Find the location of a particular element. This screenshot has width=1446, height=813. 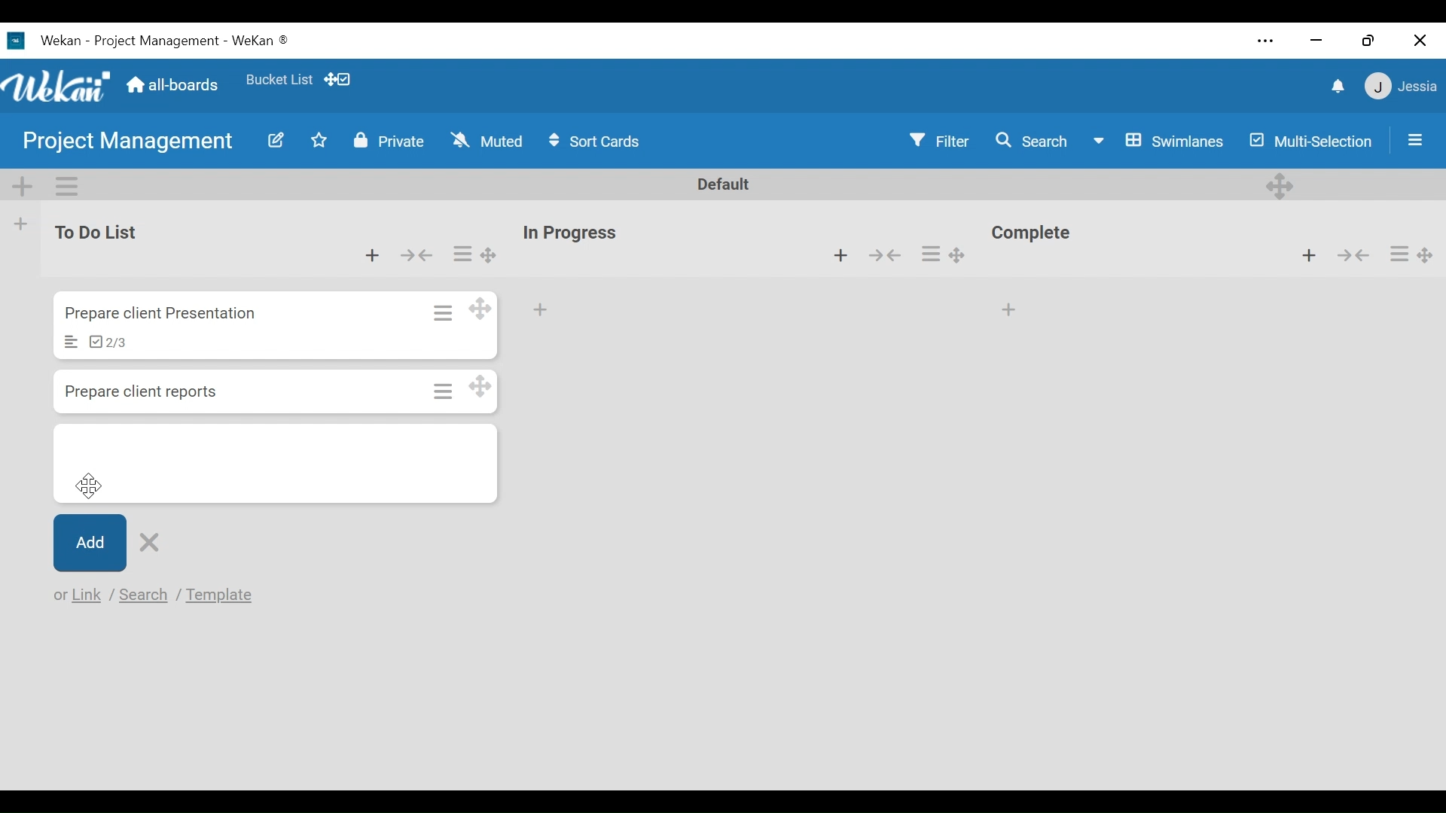

Cancel is located at coordinates (147, 544).